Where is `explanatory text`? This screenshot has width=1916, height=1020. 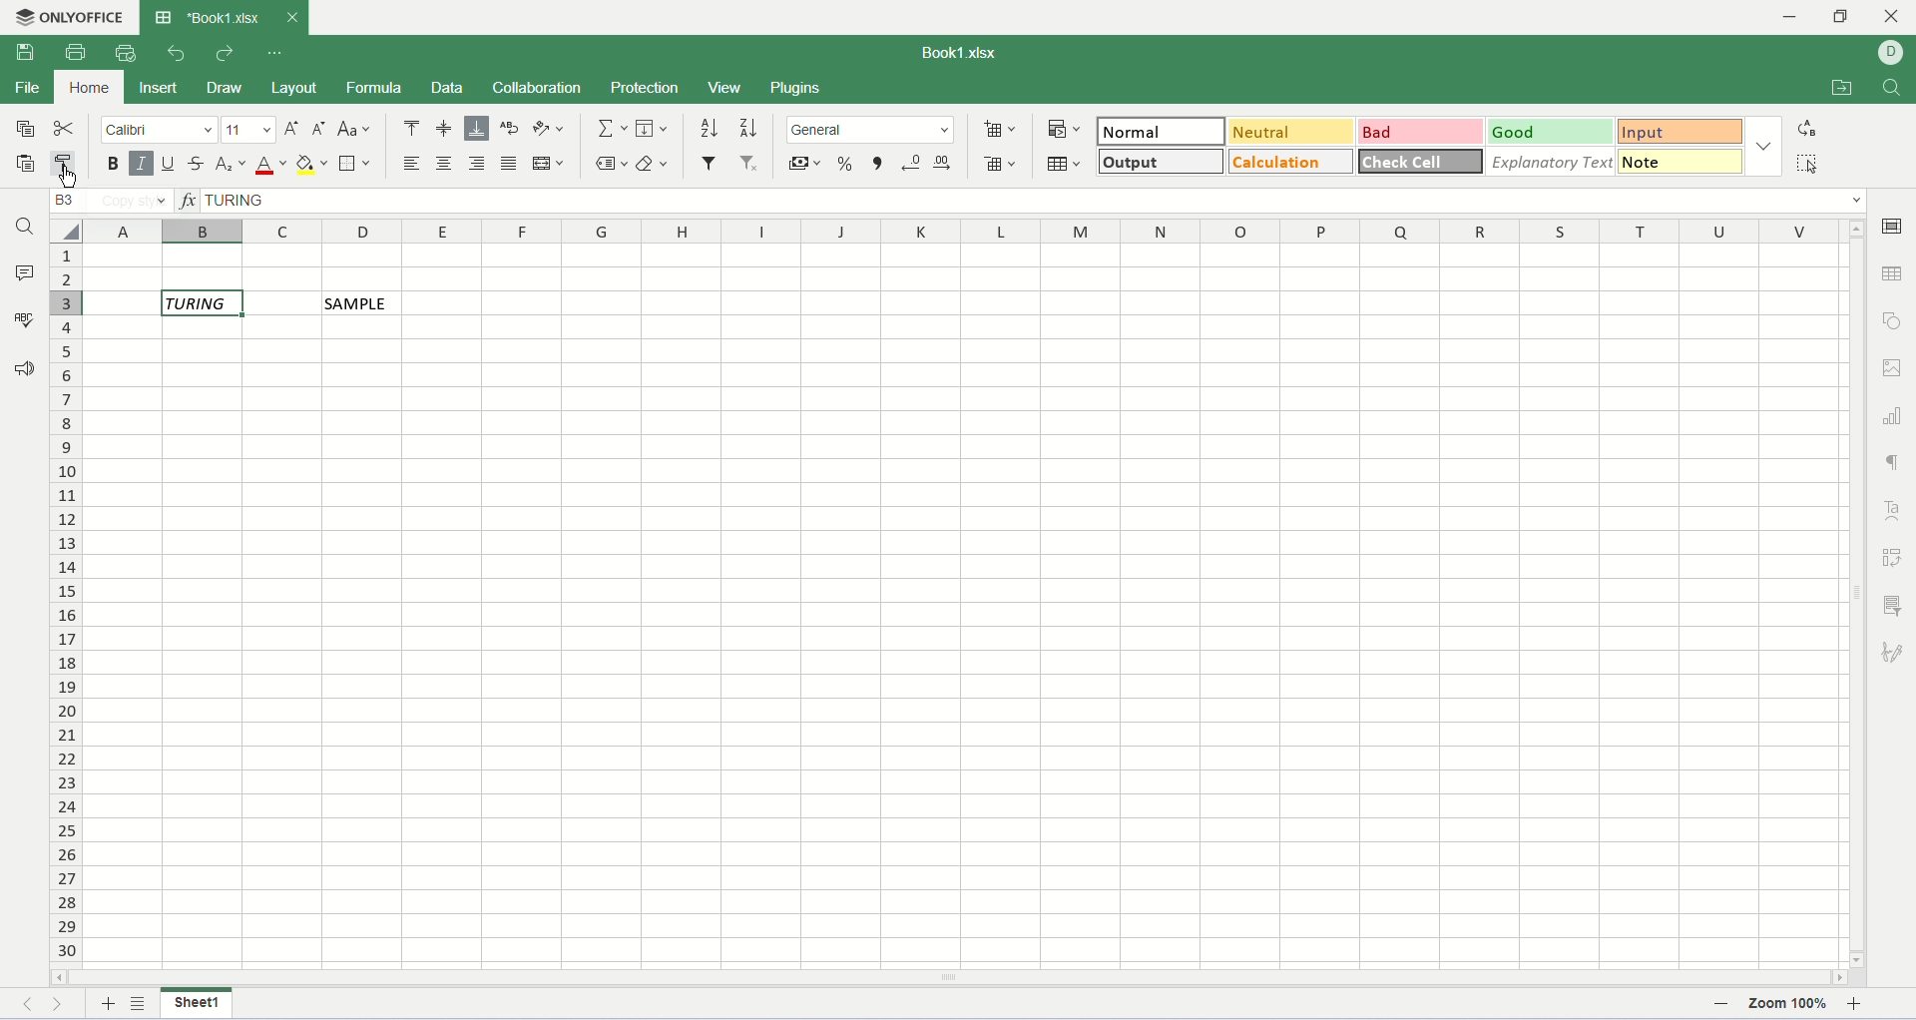
explanatory text is located at coordinates (1550, 162).